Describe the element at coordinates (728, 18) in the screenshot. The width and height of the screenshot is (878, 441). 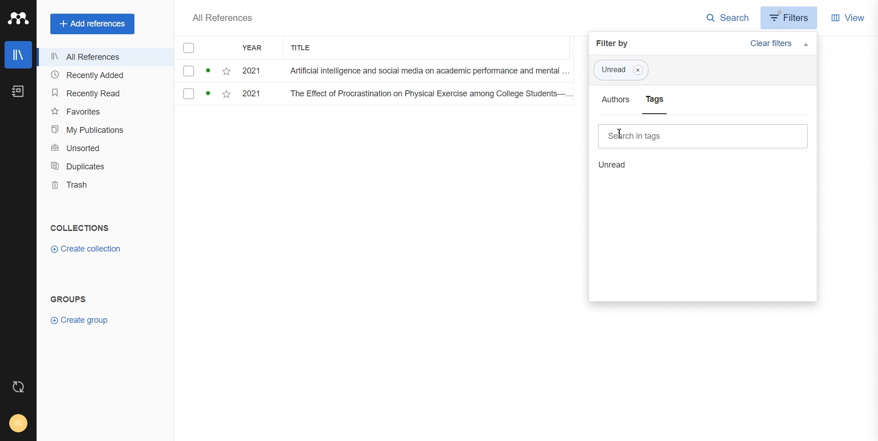
I see `Search` at that location.